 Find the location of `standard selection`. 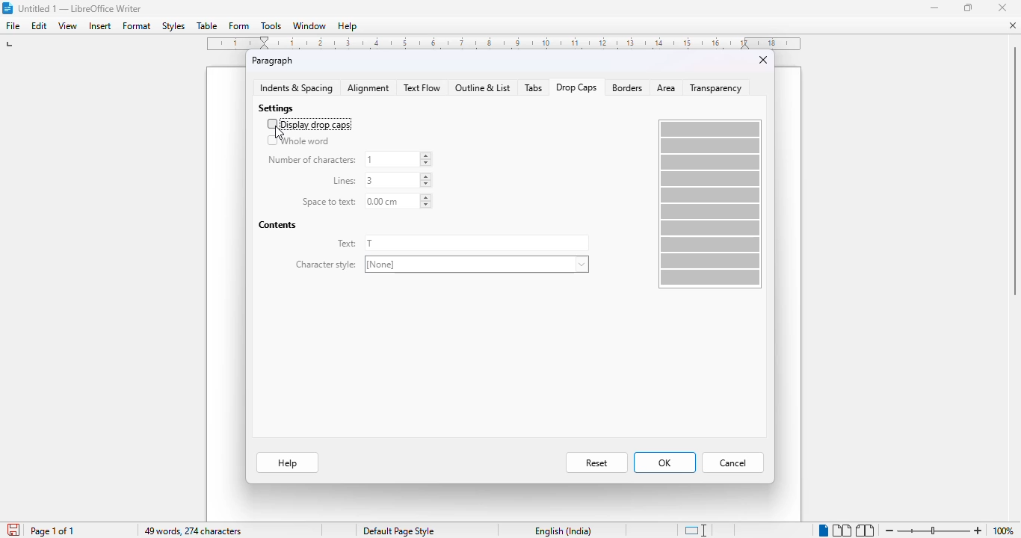

standard selection is located at coordinates (696, 530).